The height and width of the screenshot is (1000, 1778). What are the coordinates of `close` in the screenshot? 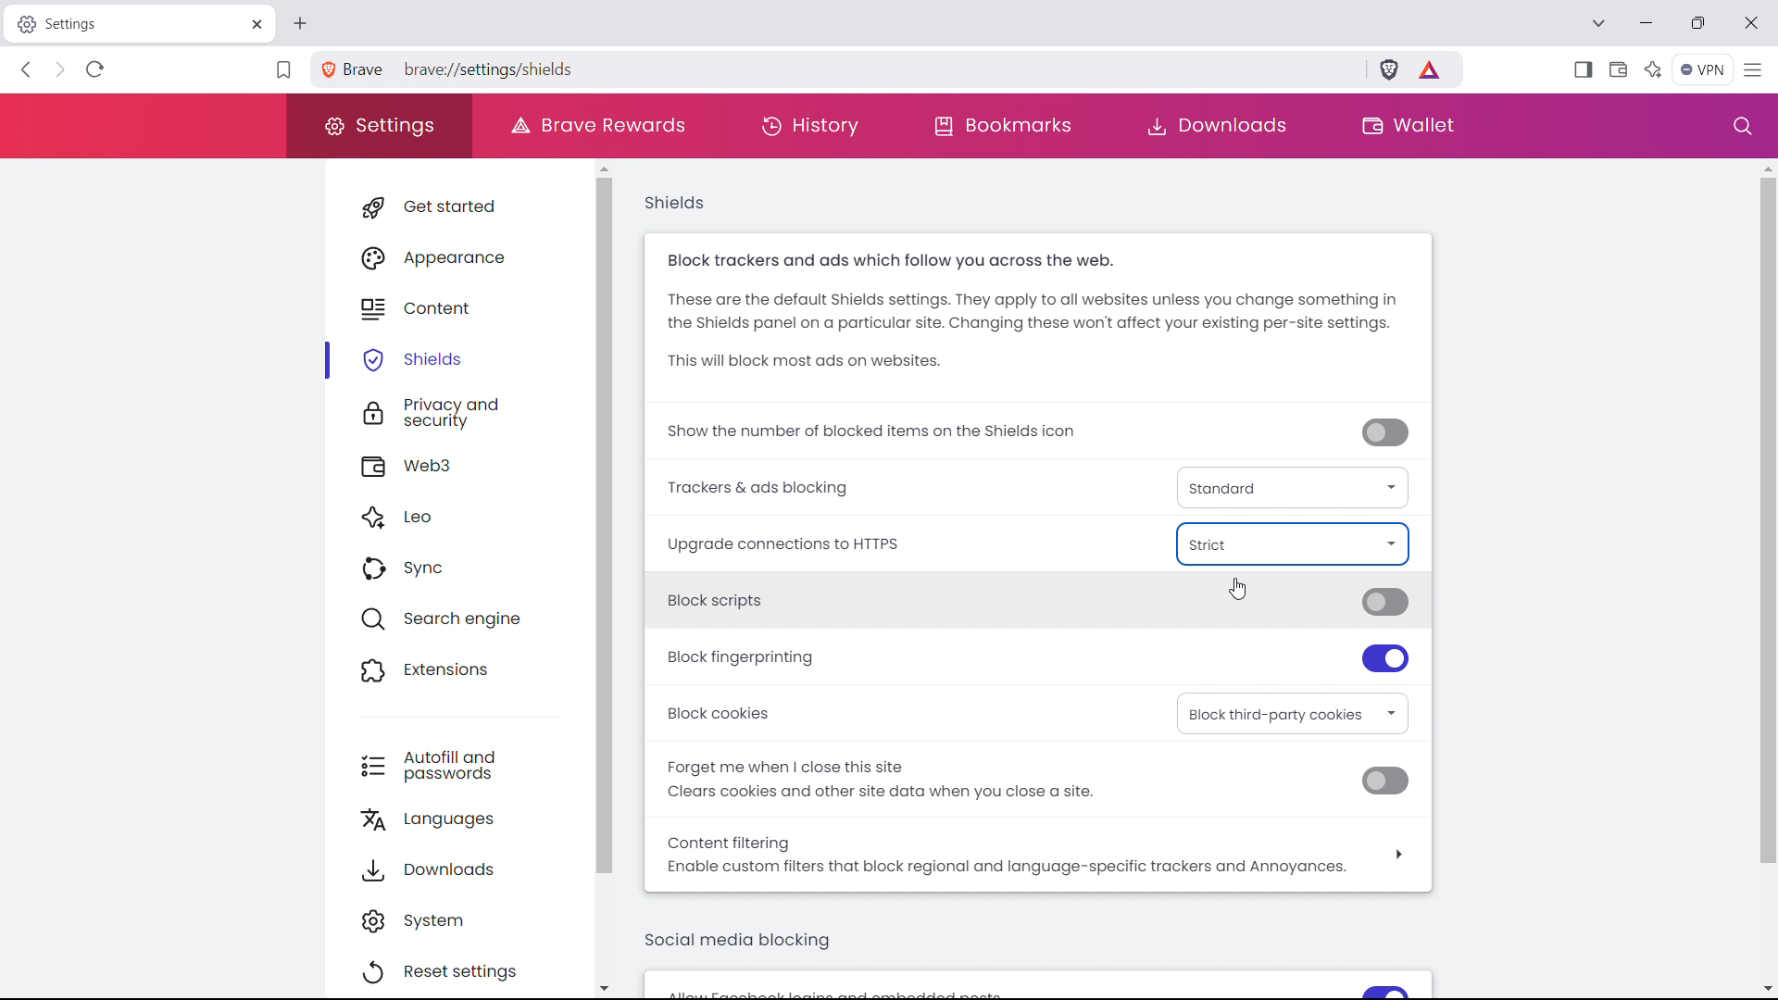 It's located at (1749, 22).